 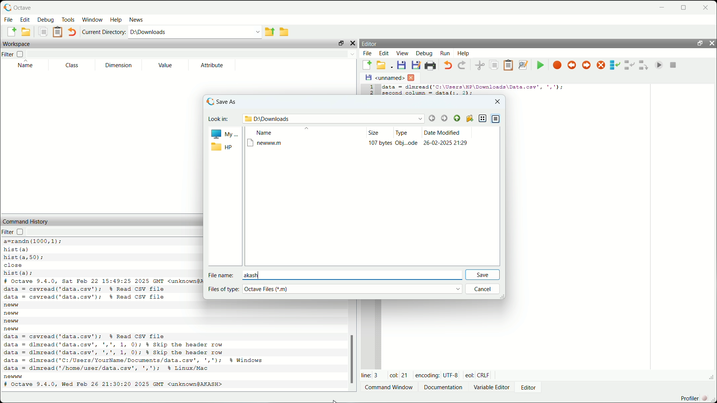 What do you see at coordinates (571, 66) in the screenshot?
I see `previous breakpoint` at bounding box center [571, 66].